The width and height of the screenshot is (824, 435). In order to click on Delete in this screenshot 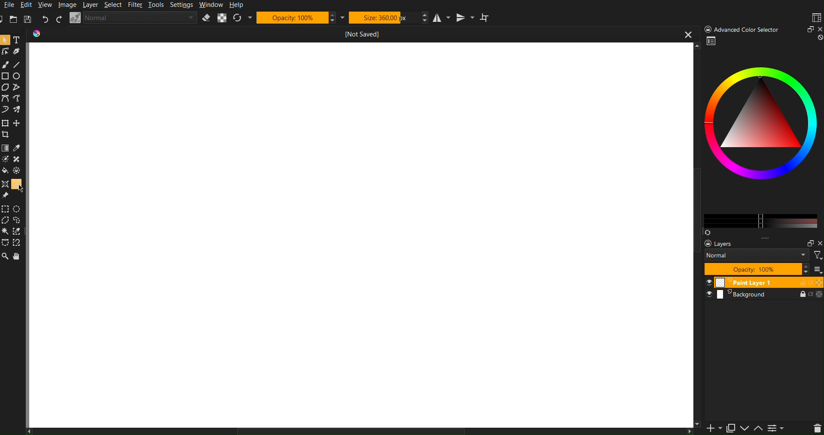, I will do `click(816, 428)`.